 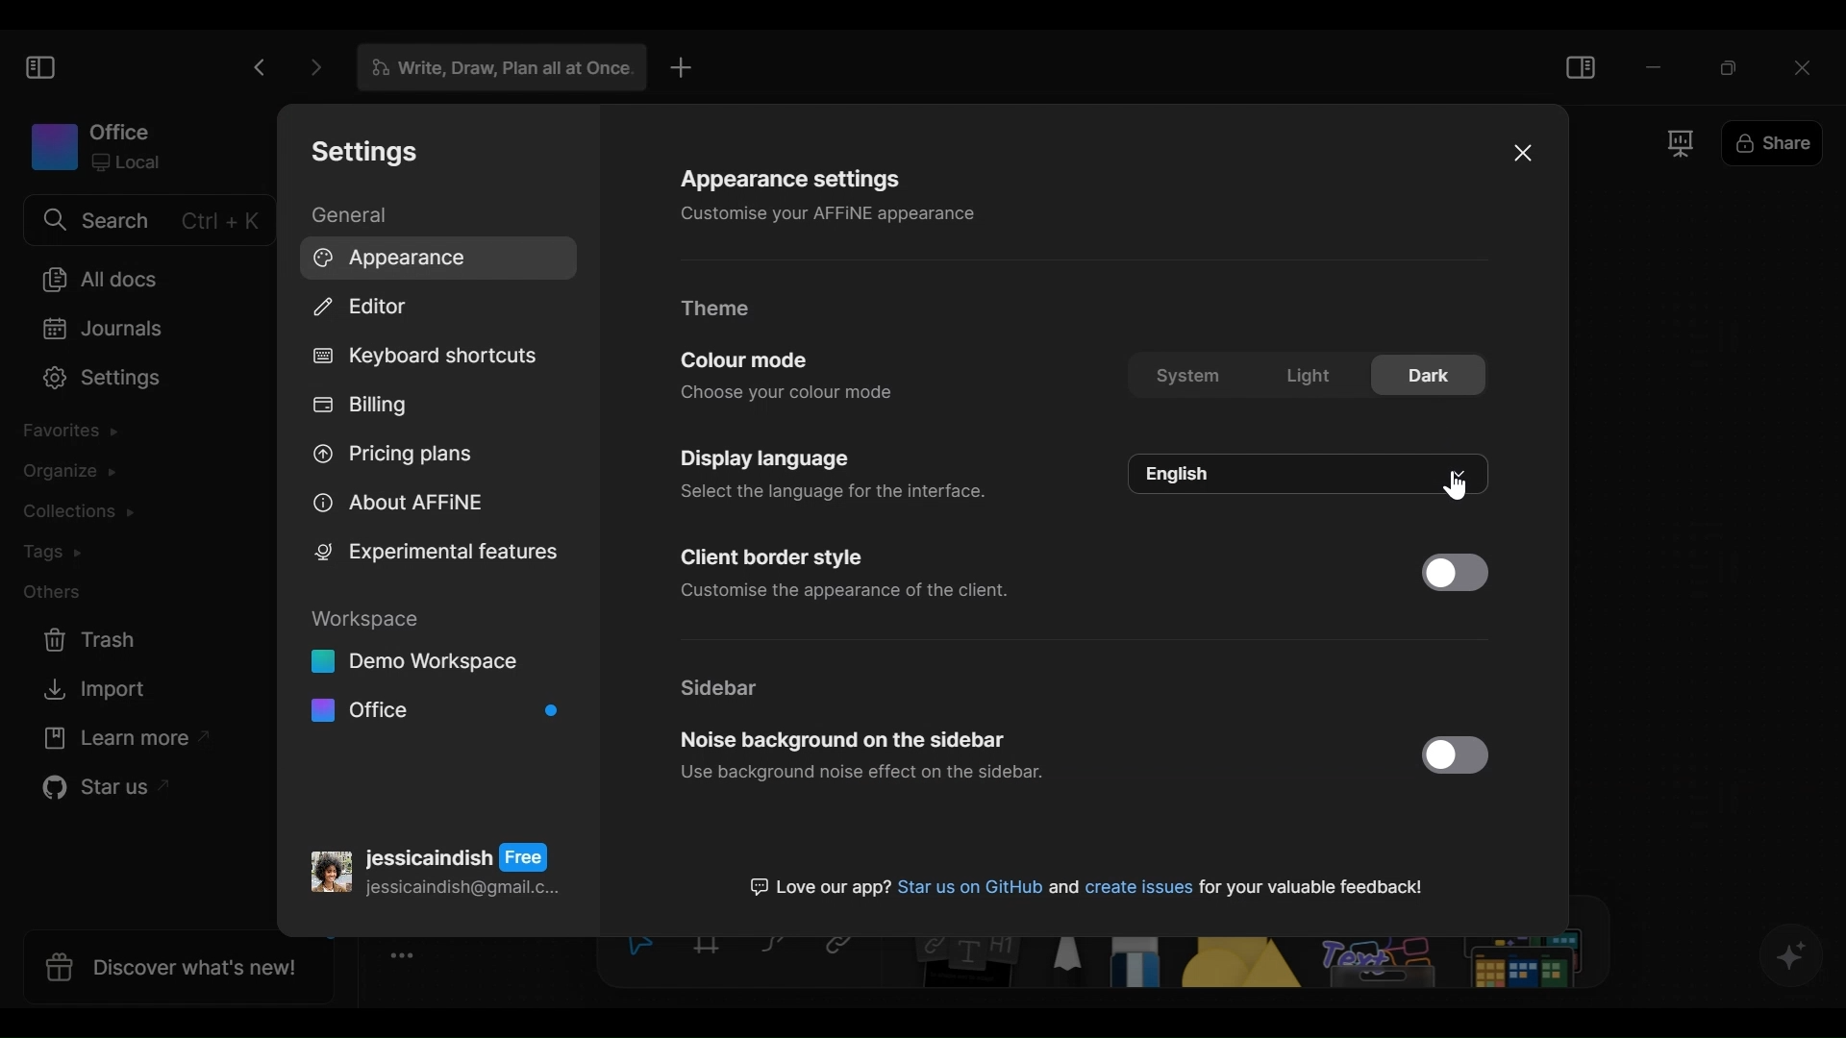 What do you see at coordinates (59, 553) in the screenshot?
I see `Tags` at bounding box center [59, 553].